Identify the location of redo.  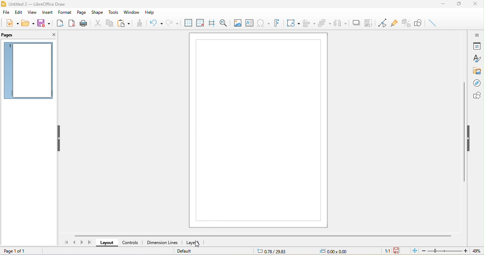
(174, 23).